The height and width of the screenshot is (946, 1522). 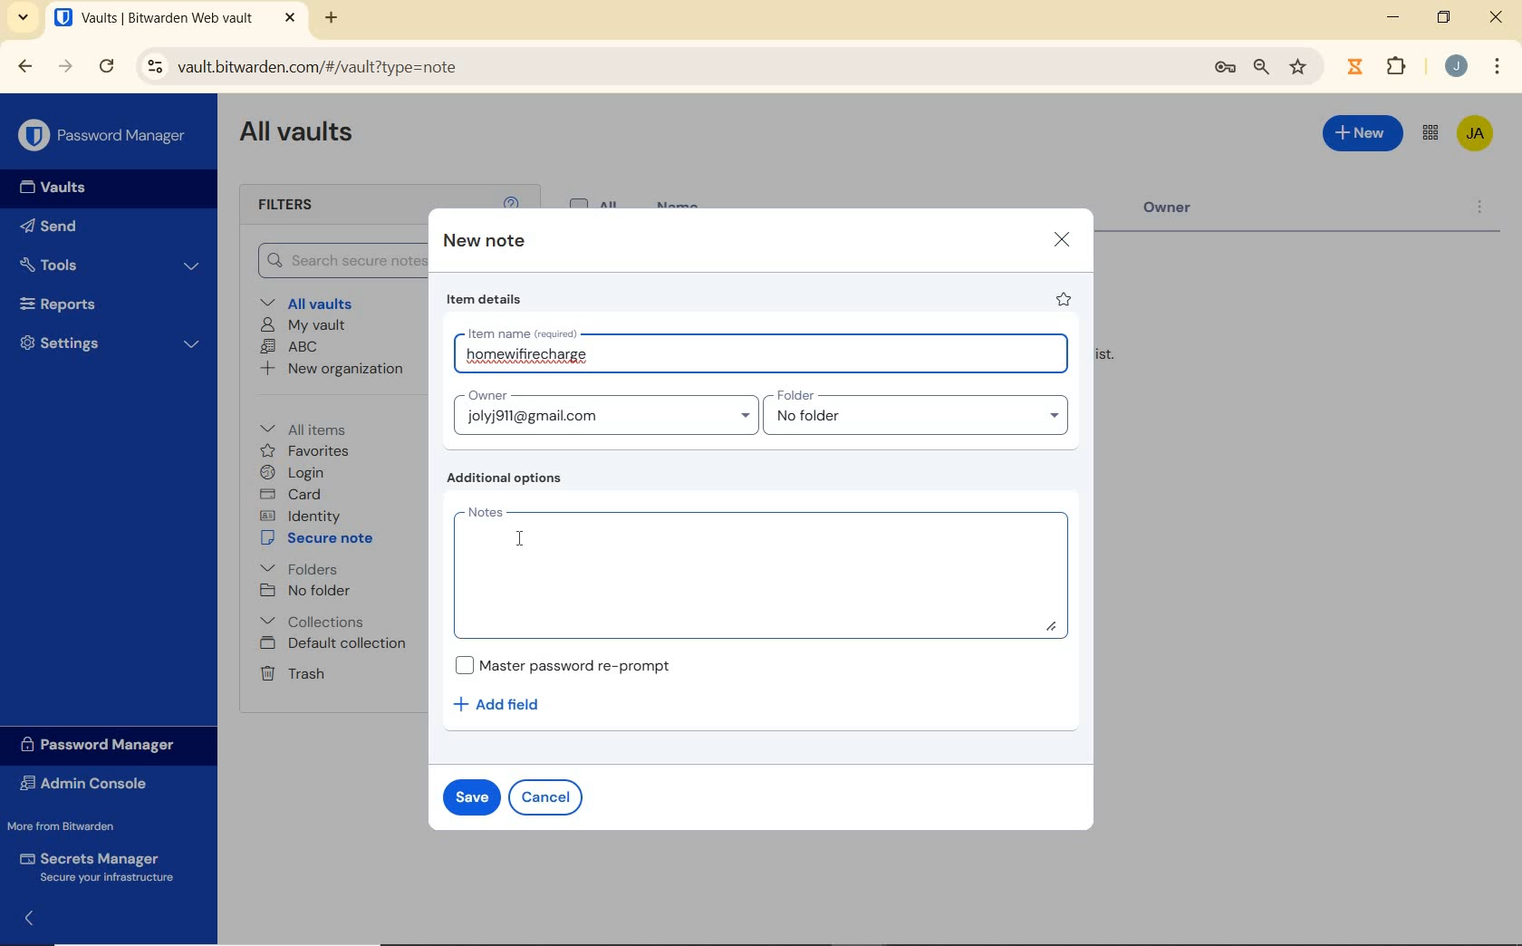 What do you see at coordinates (73, 825) in the screenshot?
I see `More from Bitwarden` at bounding box center [73, 825].